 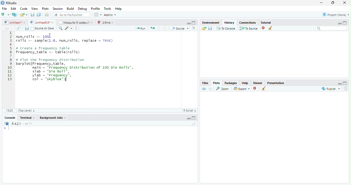 What do you see at coordinates (330, 89) in the screenshot?
I see `Publish` at bounding box center [330, 89].